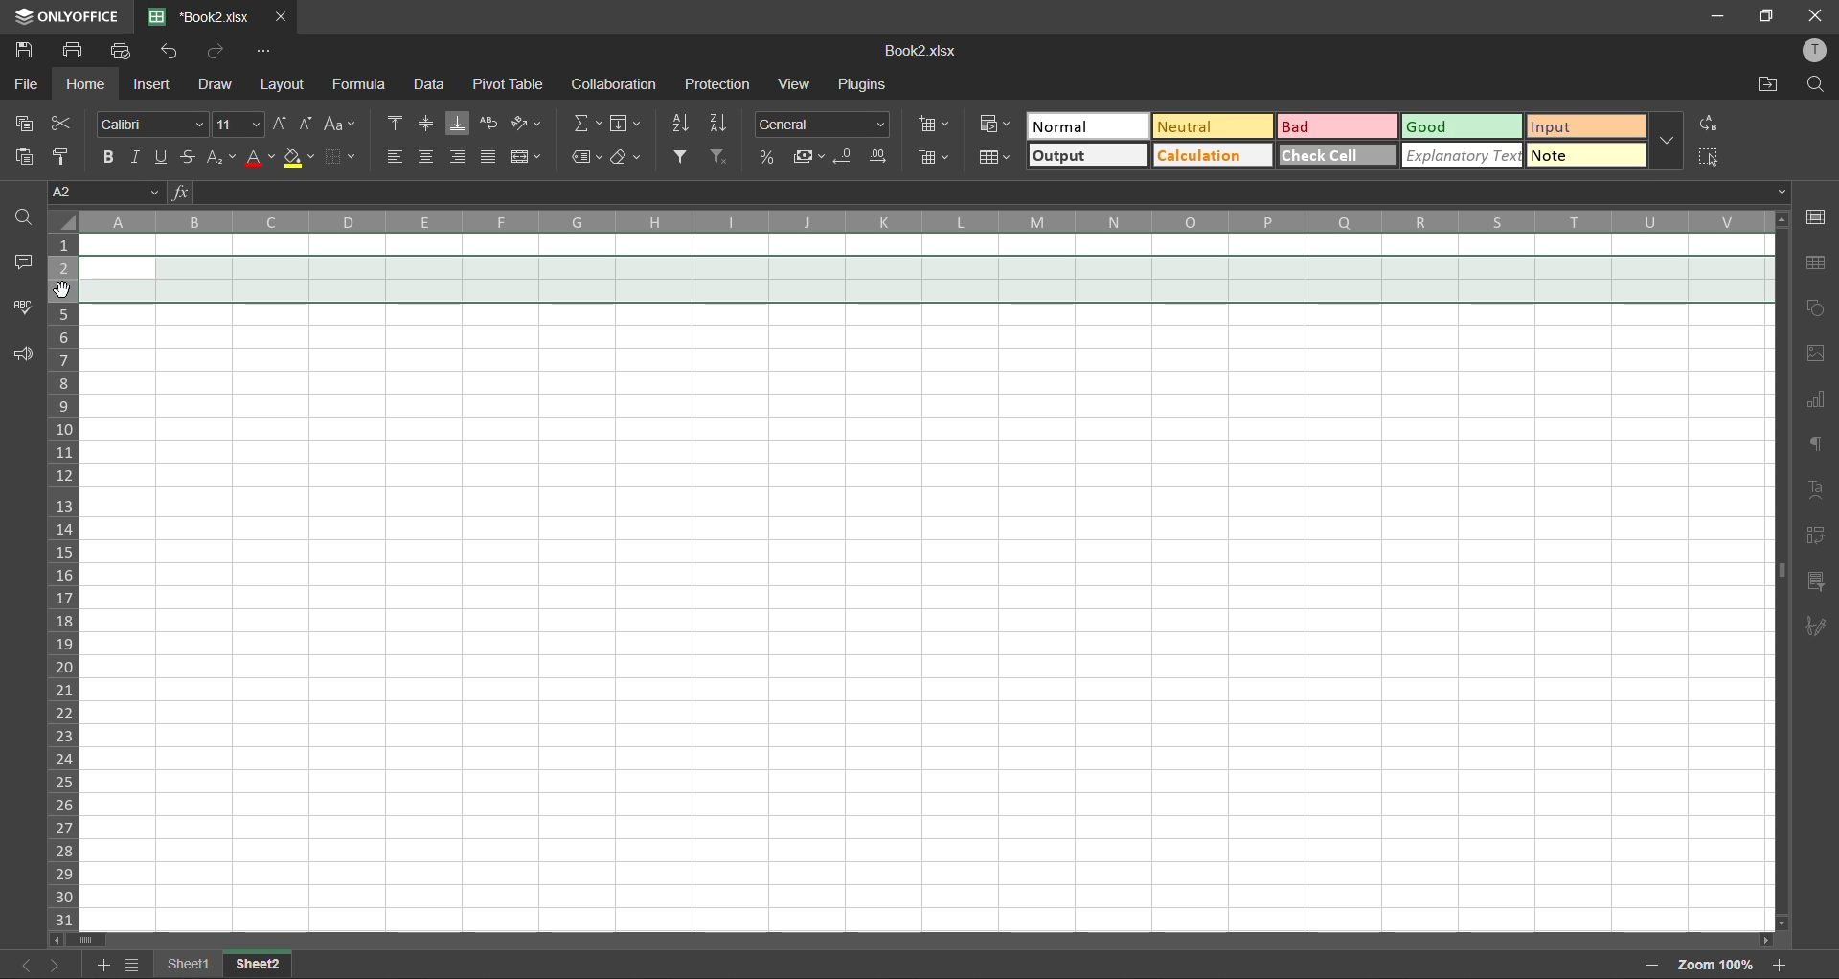 This screenshot has width=1839, height=979. Describe the element at coordinates (427, 121) in the screenshot. I see `align middle` at that location.